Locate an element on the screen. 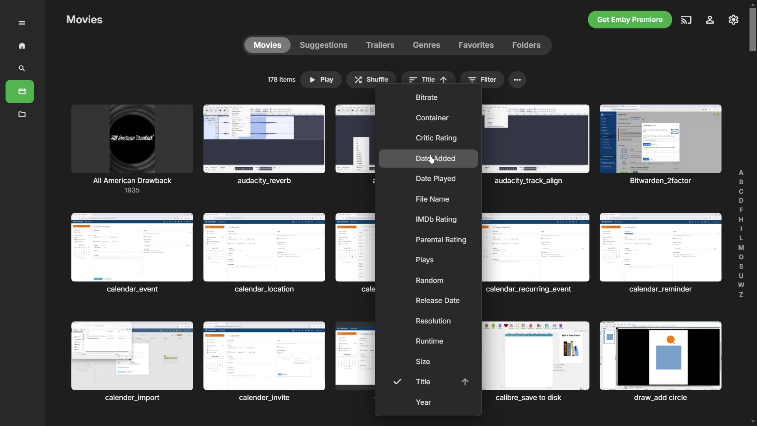 This screenshot has width=757, height=426. size is located at coordinates (427, 359).